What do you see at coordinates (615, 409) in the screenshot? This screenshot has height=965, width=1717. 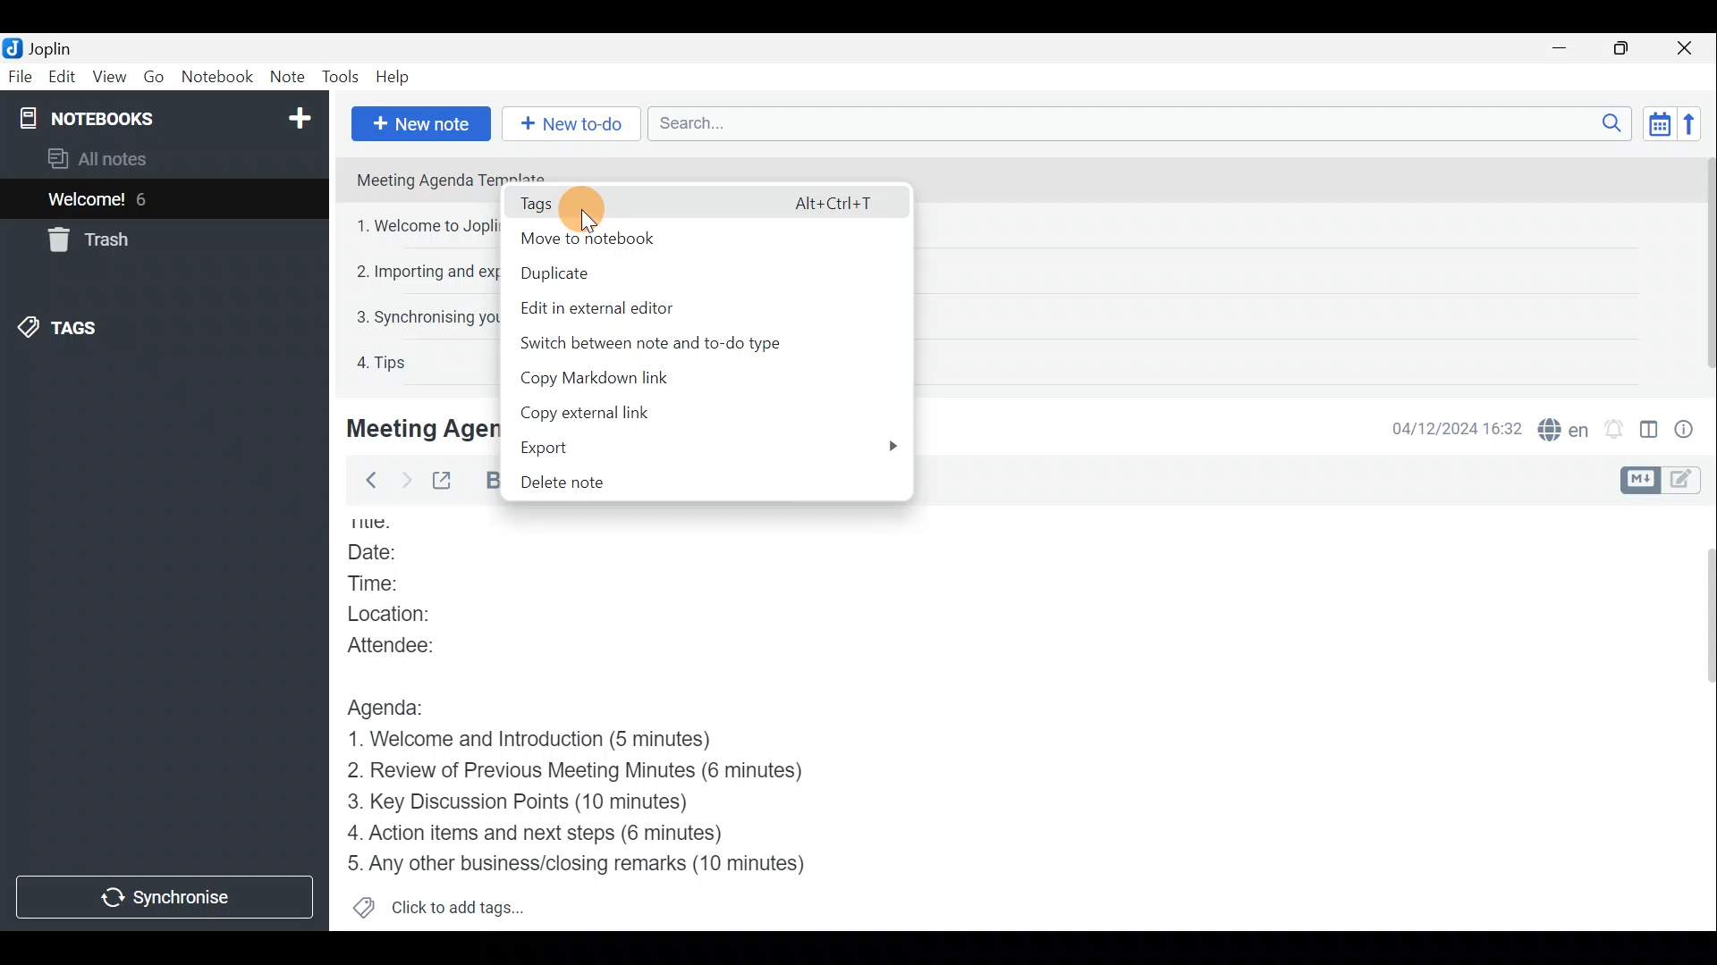 I see `Copy external link` at bounding box center [615, 409].